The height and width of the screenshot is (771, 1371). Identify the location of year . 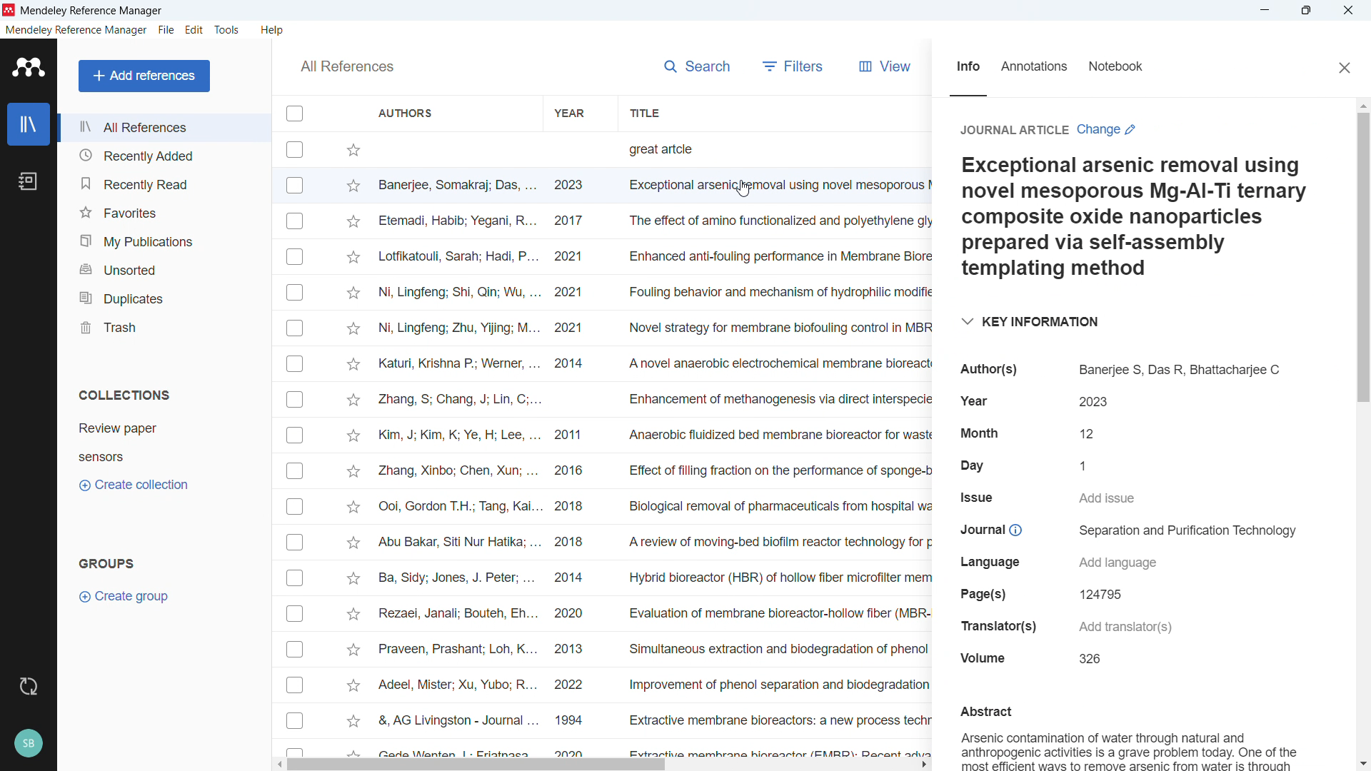
(1093, 403).